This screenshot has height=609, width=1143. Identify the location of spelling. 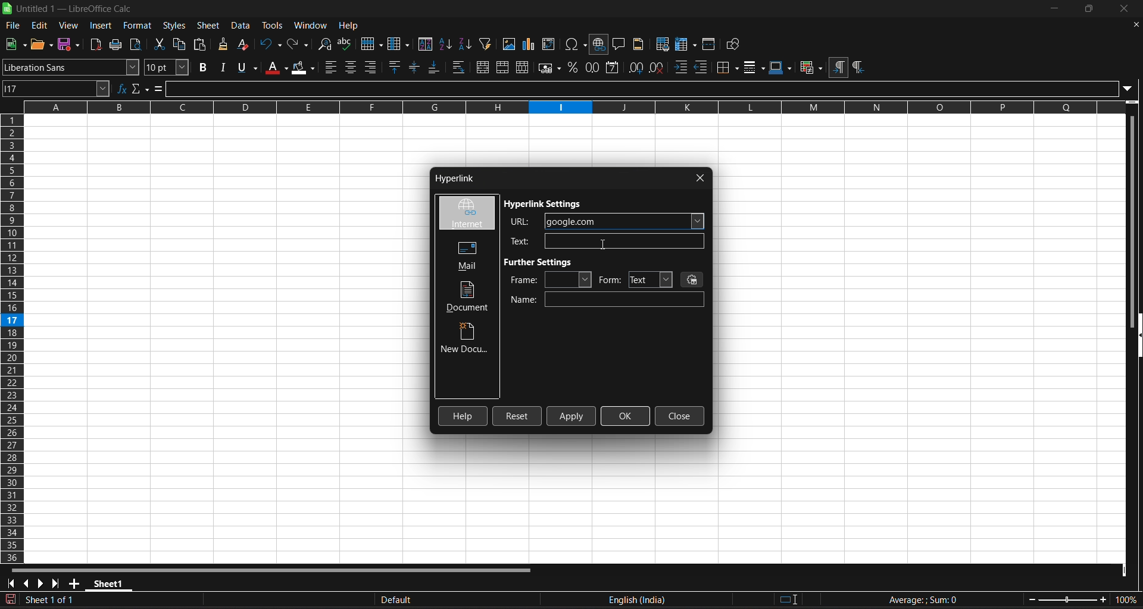
(346, 44).